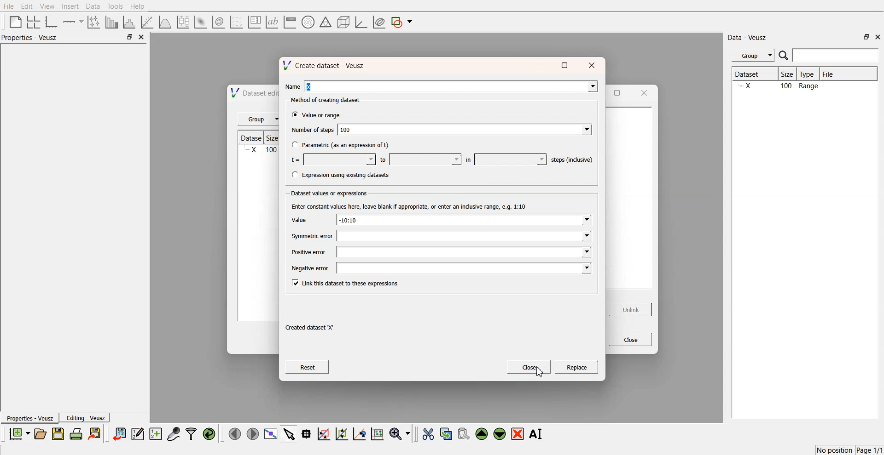 This screenshot has height=455, width=884. I want to click on Enter constant values here, leave blank if appropriate, or enter an indusive range, e.g. 1:10, so click(413, 206).